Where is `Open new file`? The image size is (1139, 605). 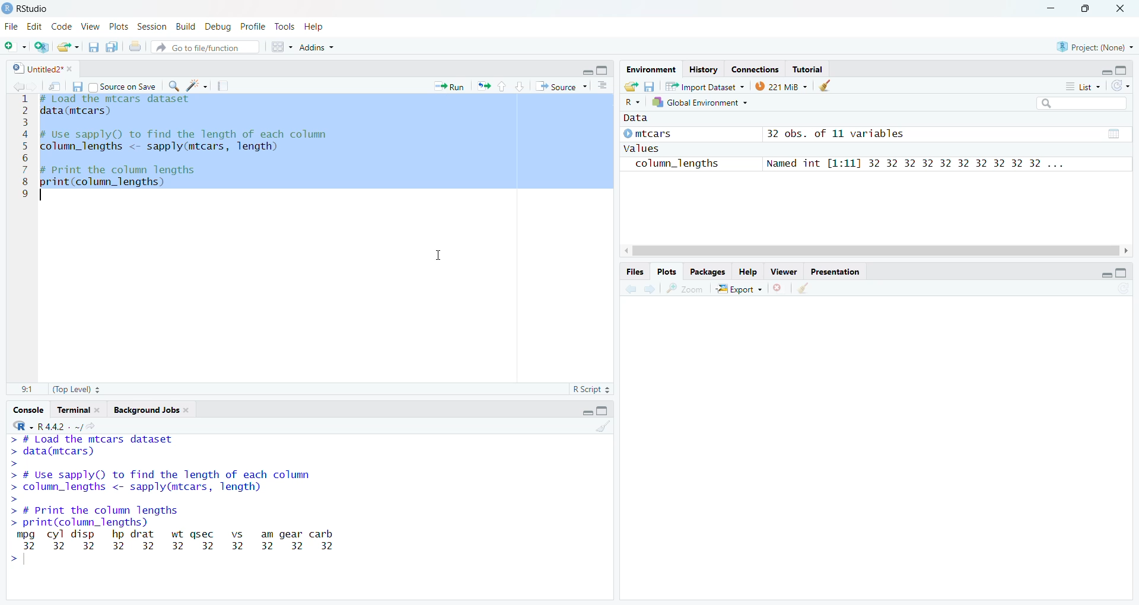 Open new file is located at coordinates (15, 47).